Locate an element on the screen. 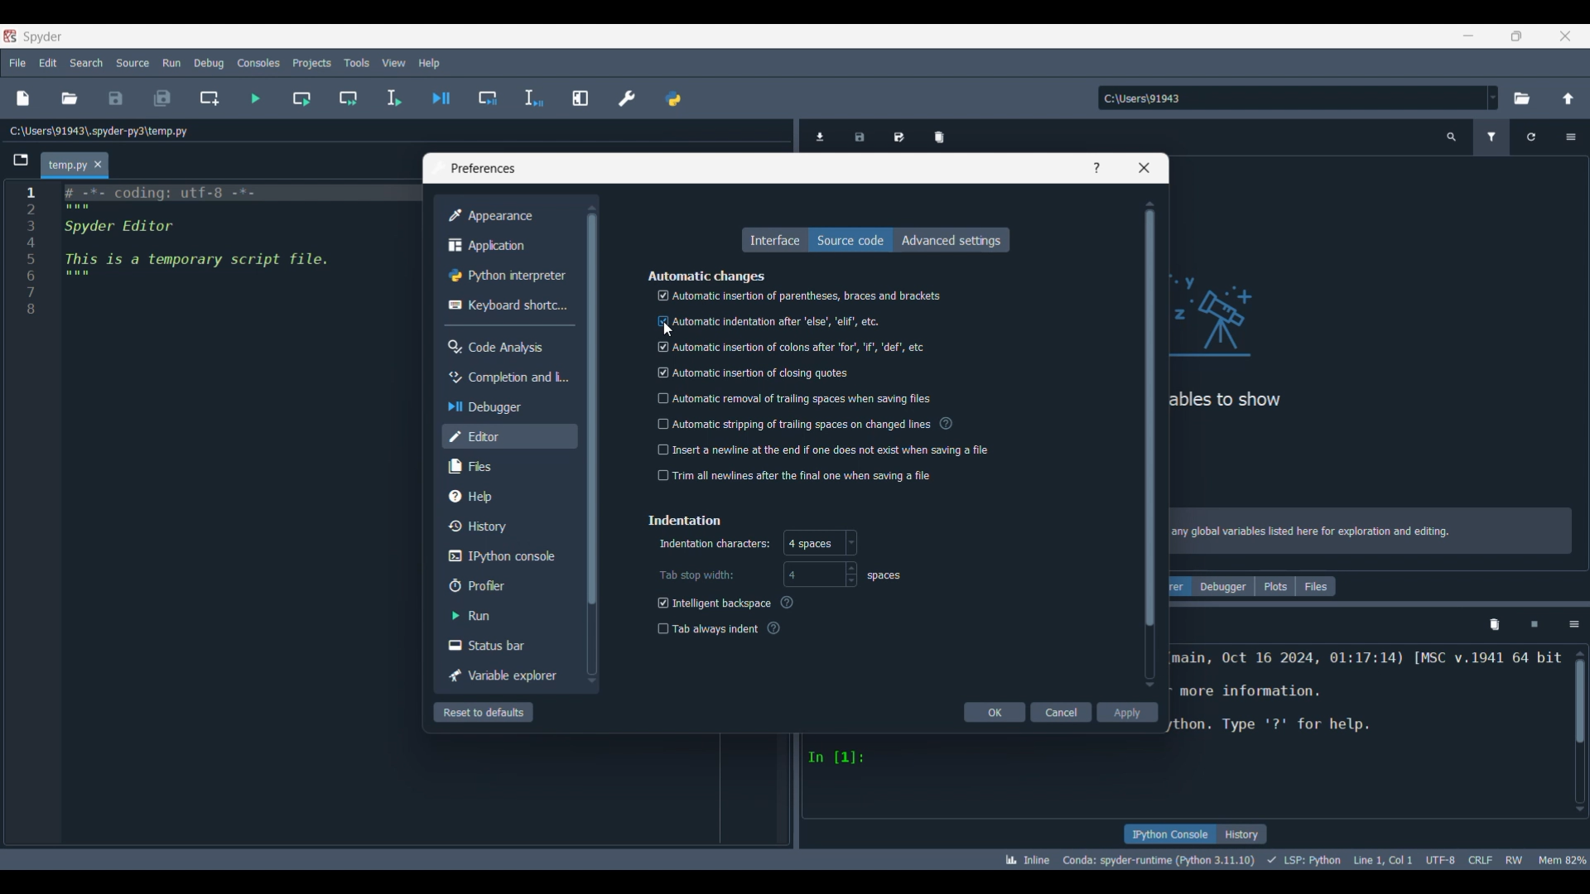 This screenshot has width=1590, height=894. ] Insert a newline at the end if one does not exist when saving a file is located at coordinates (823, 449).